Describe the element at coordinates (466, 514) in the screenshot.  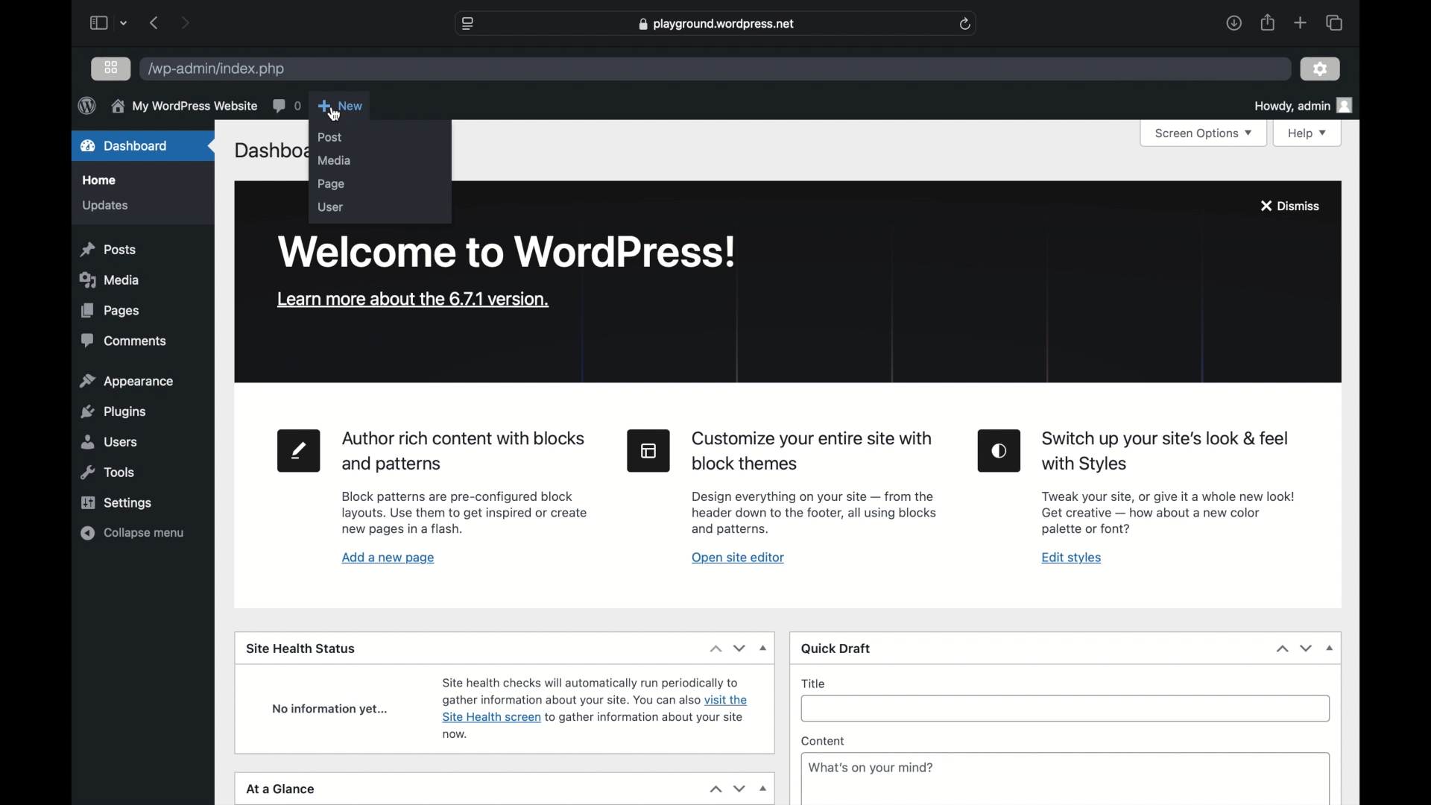
I see `Page tool information` at that location.